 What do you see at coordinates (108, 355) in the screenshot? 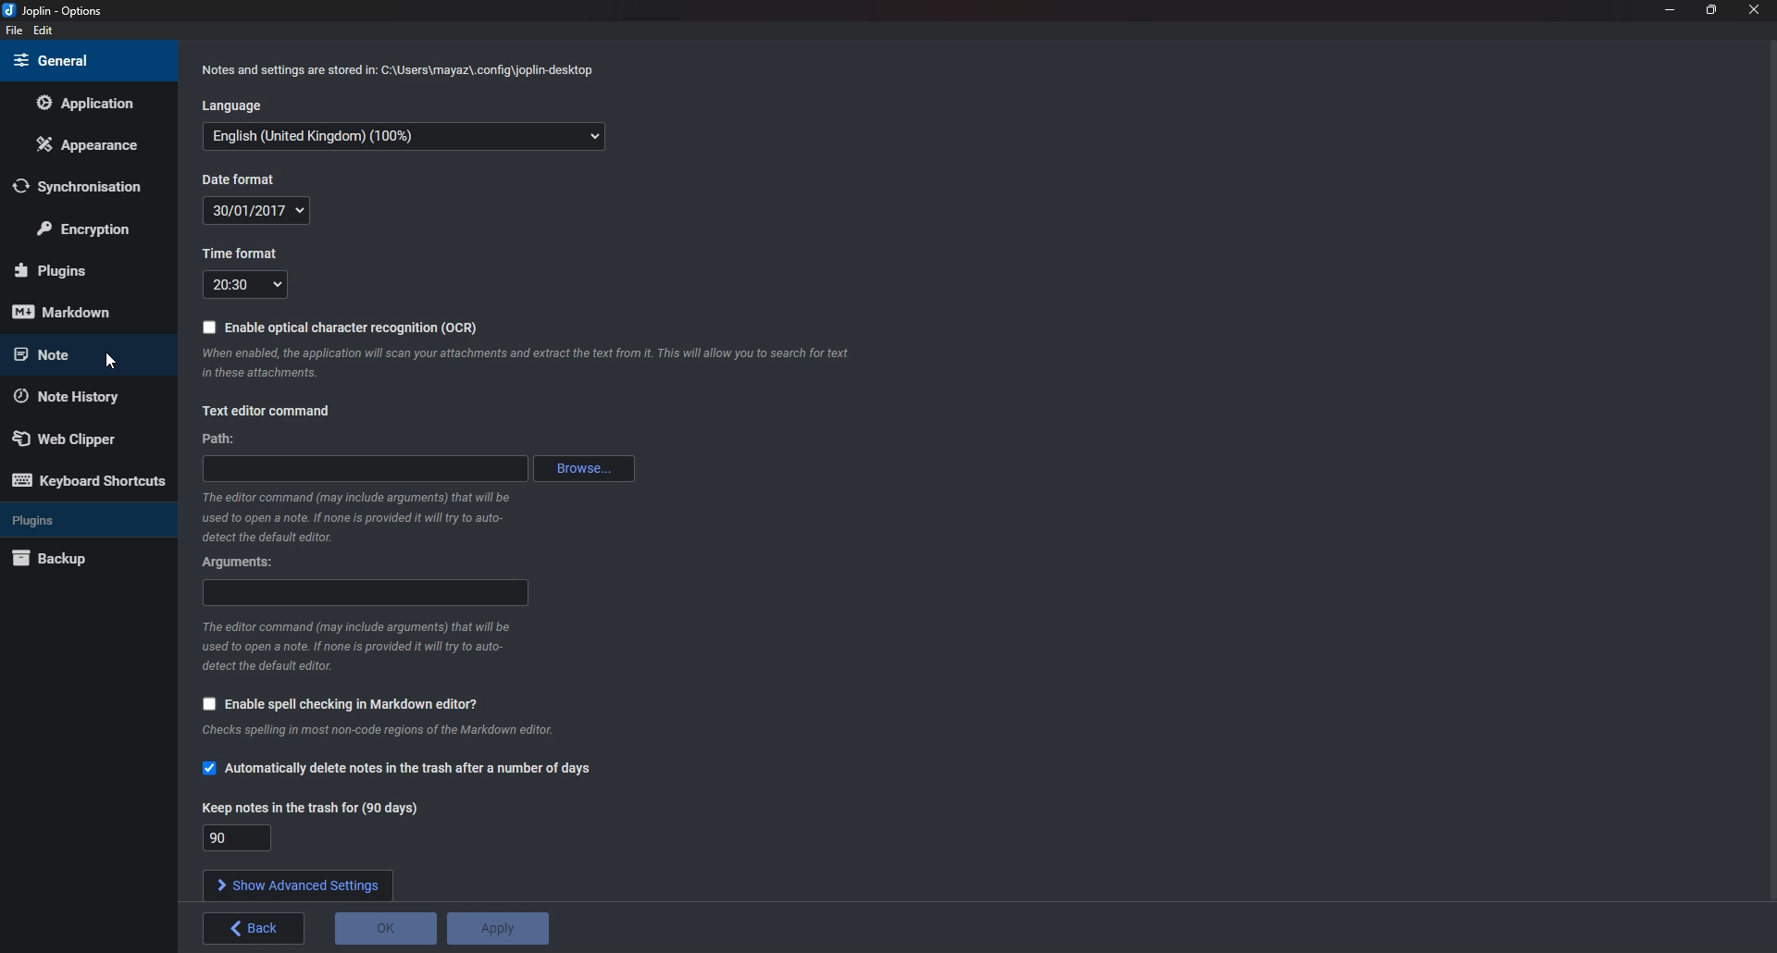
I see `cursor` at bounding box center [108, 355].